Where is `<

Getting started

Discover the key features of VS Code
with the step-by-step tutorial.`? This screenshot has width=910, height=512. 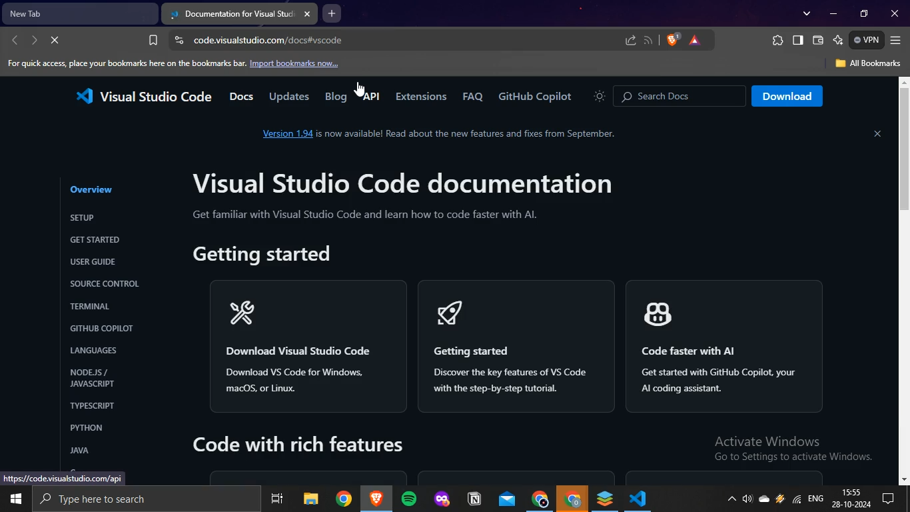
<

Getting started

Discover the key features of VS Code
with the step-by-step tutorial. is located at coordinates (515, 346).